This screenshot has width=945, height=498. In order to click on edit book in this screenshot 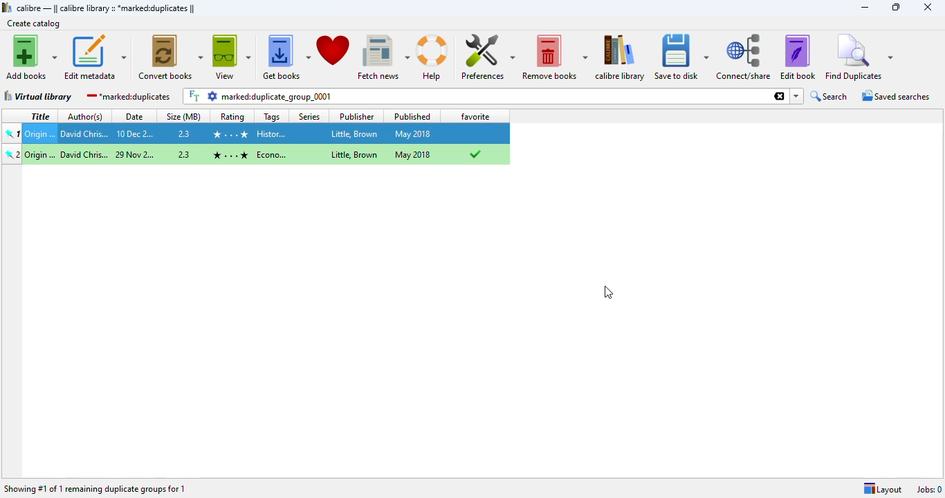, I will do `click(798, 57)`.